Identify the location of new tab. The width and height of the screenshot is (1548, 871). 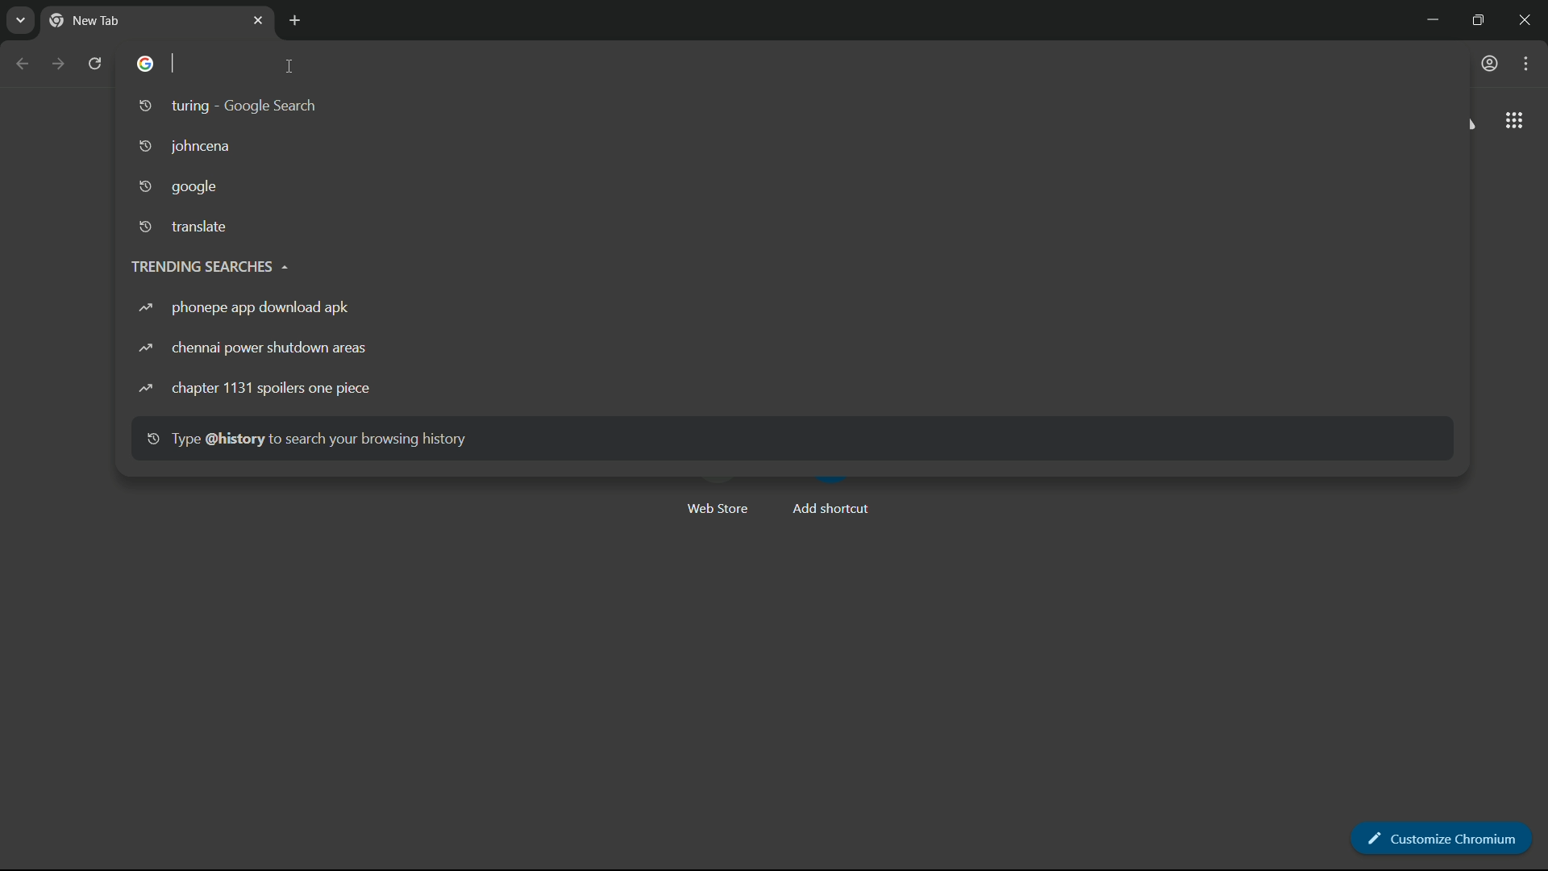
(85, 20).